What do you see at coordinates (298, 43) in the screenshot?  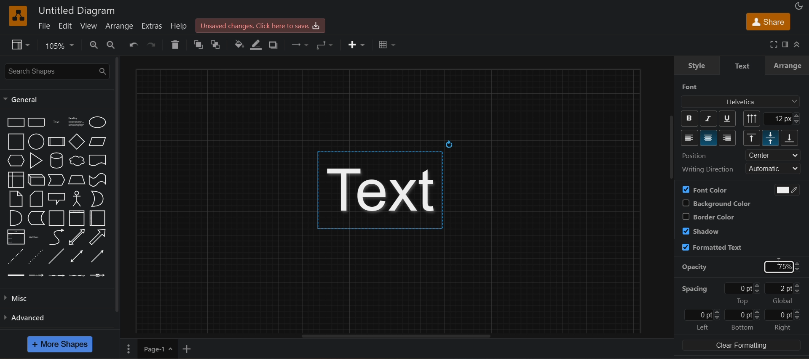 I see `connection` at bounding box center [298, 43].